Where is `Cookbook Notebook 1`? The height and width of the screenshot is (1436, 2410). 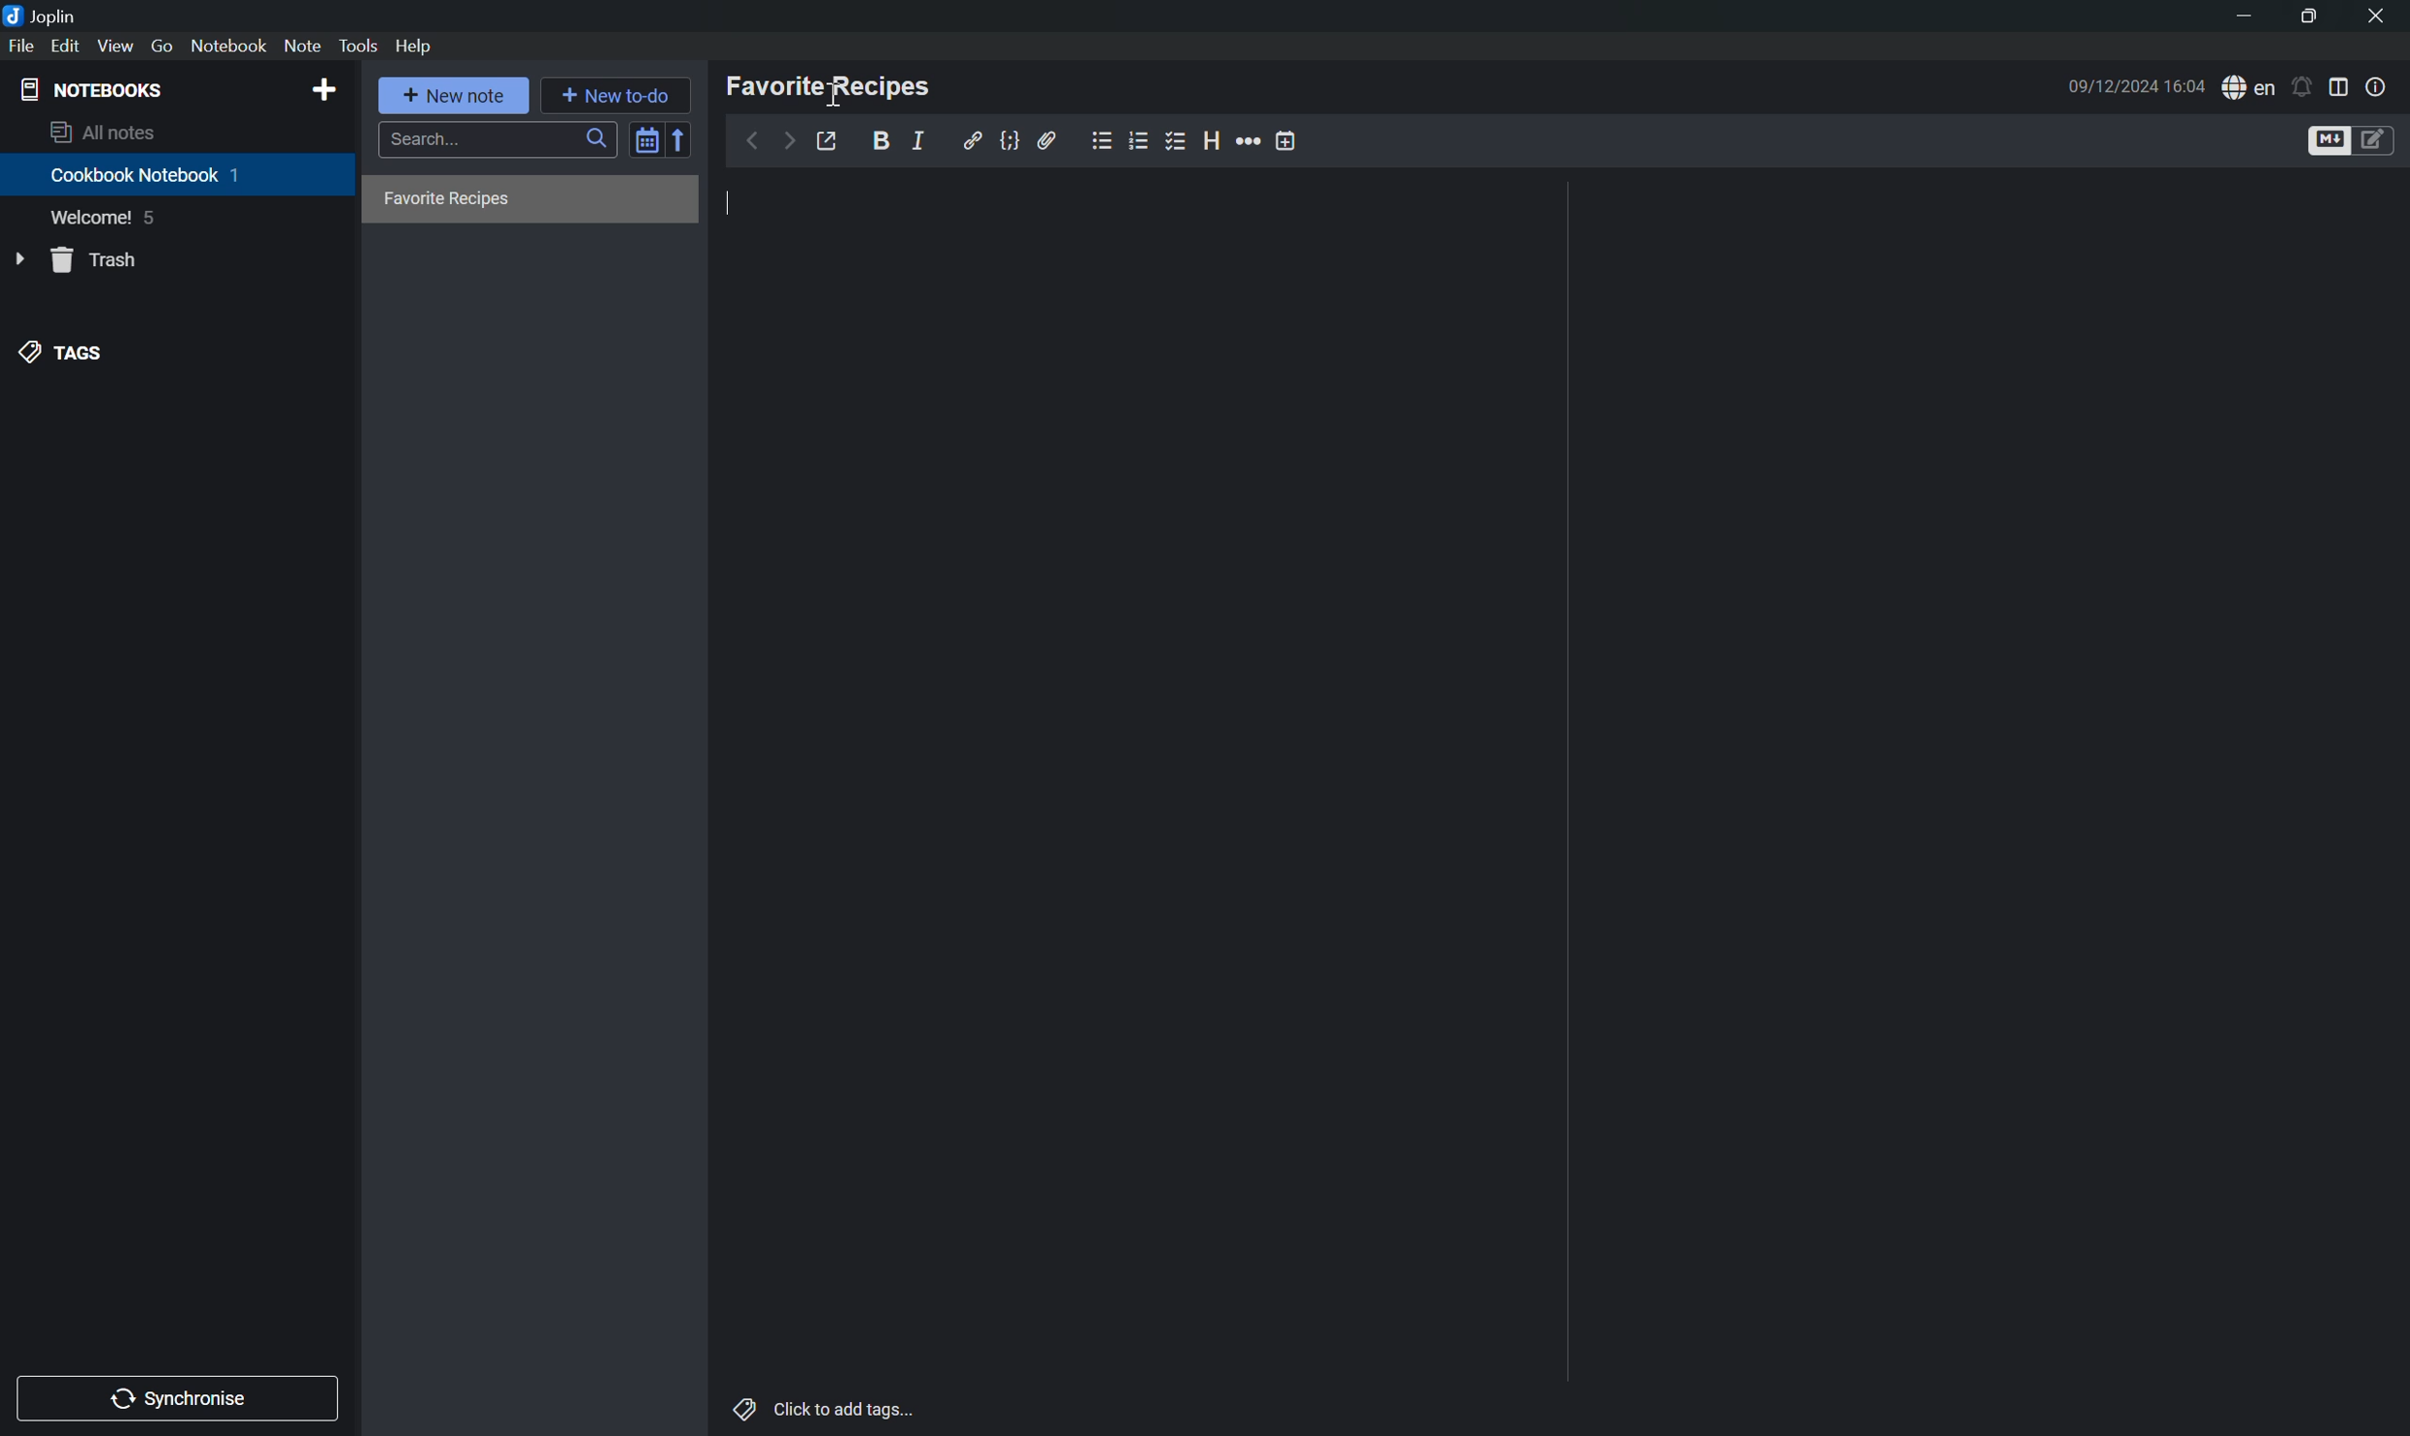 Cookbook Notebook 1 is located at coordinates (146, 175).